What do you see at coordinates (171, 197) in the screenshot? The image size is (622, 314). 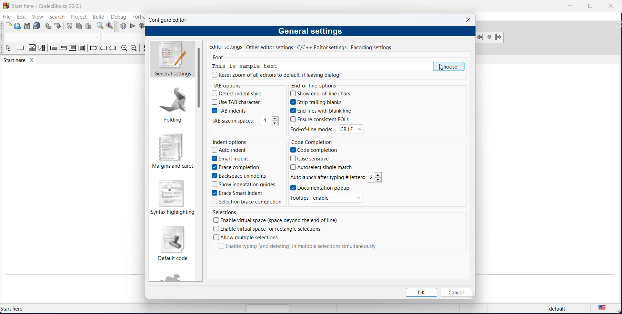 I see `syntax highlighting` at bounding box center [171, 197].